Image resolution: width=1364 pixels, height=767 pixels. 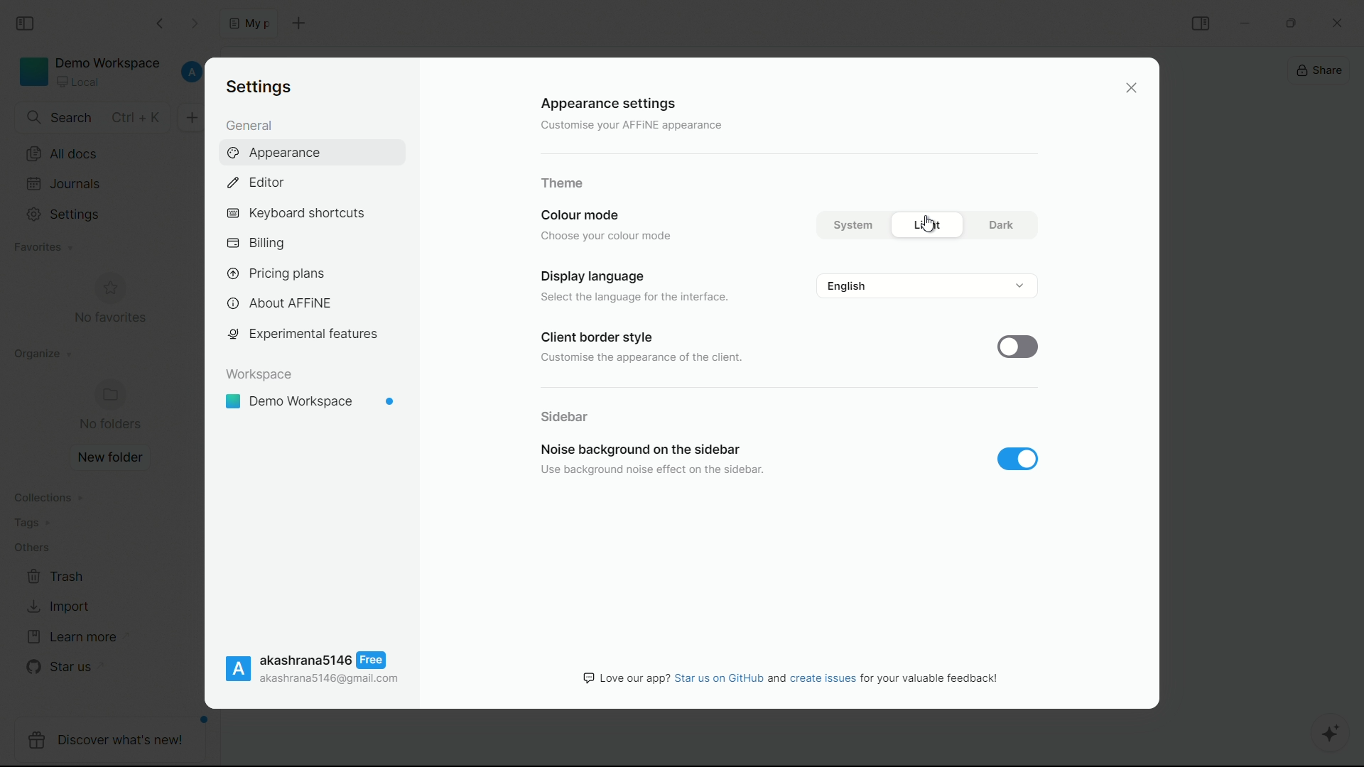 I want to click on Customise the appearance of the client., so click(x=642, y=360).